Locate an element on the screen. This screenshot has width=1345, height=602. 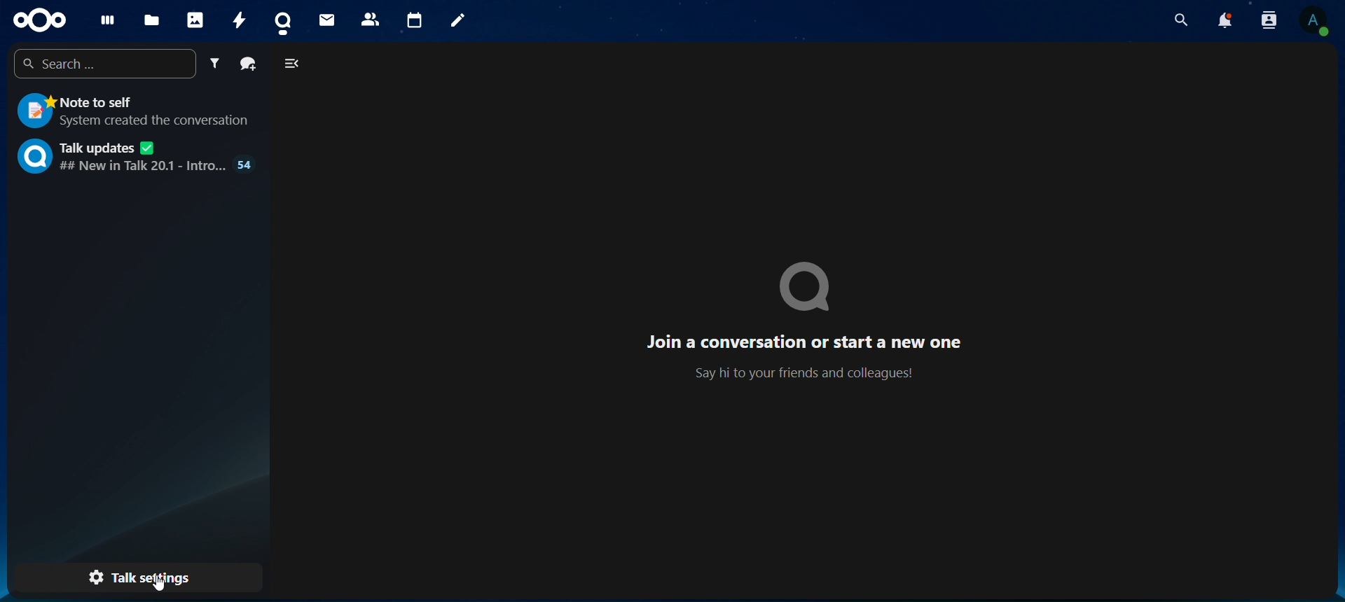
notifications is located at coordinates (1228, 22).